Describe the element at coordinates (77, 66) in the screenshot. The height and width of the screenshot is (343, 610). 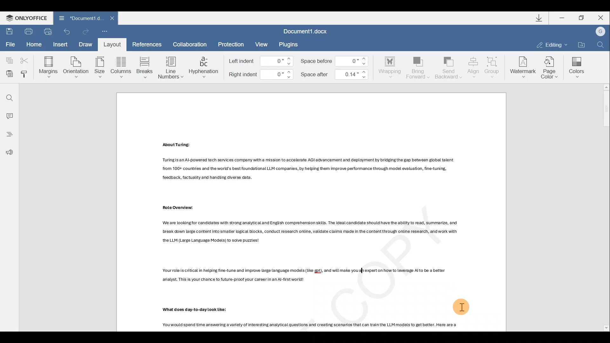
I see `Orientation` at that location.